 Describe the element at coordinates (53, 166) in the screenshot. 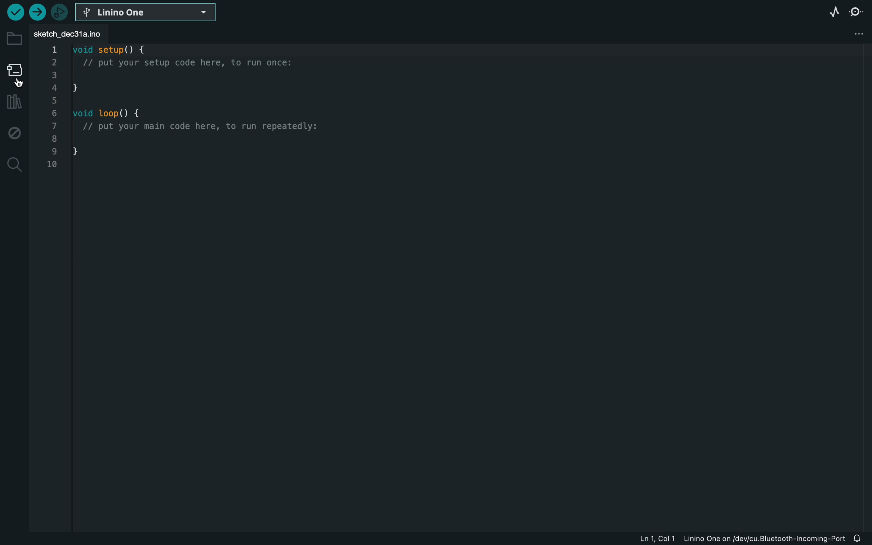

I see `10` at that location.